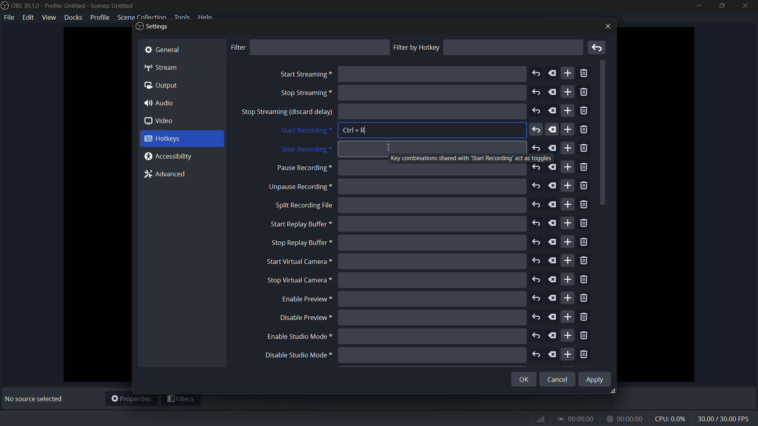 The height and width of the screenshot is (426, 758). I want to click on remove, so click(584, 131).